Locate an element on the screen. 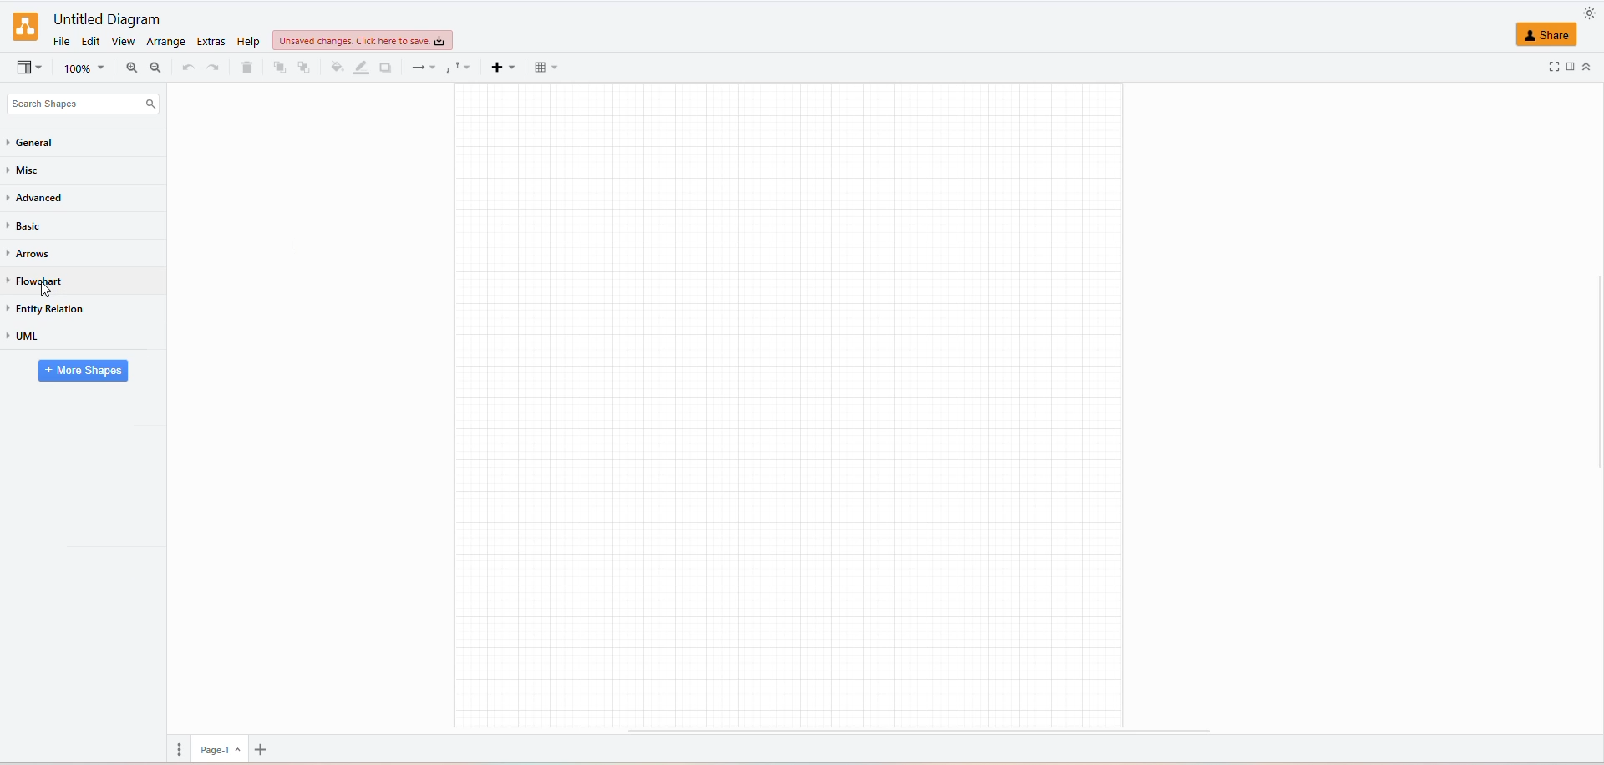 This screenshot has width=1604, height=765. ZOOM is located at coordinates (84, 68).